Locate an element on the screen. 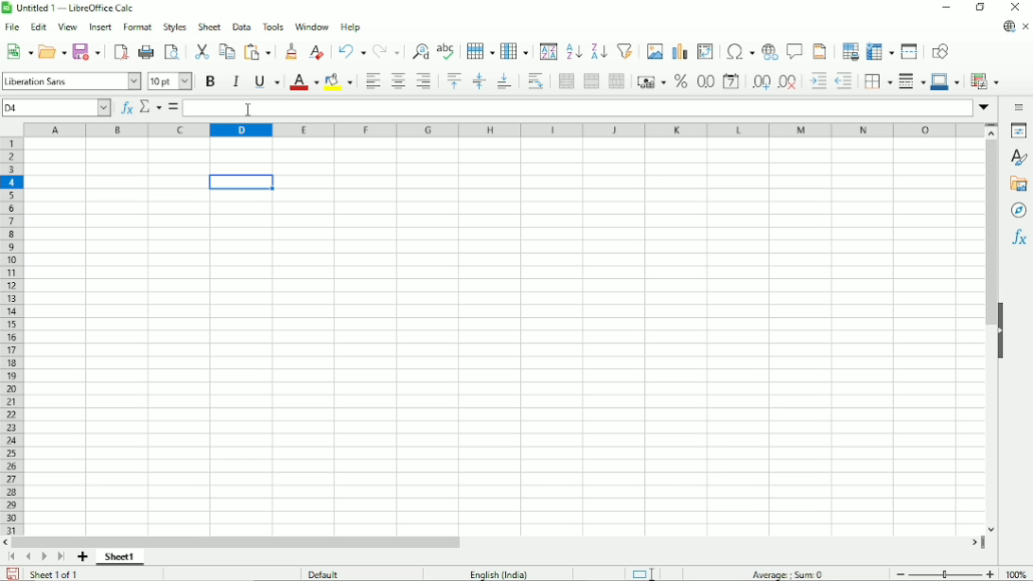  Freeze rows and columns is located at coordinates (882, 51).